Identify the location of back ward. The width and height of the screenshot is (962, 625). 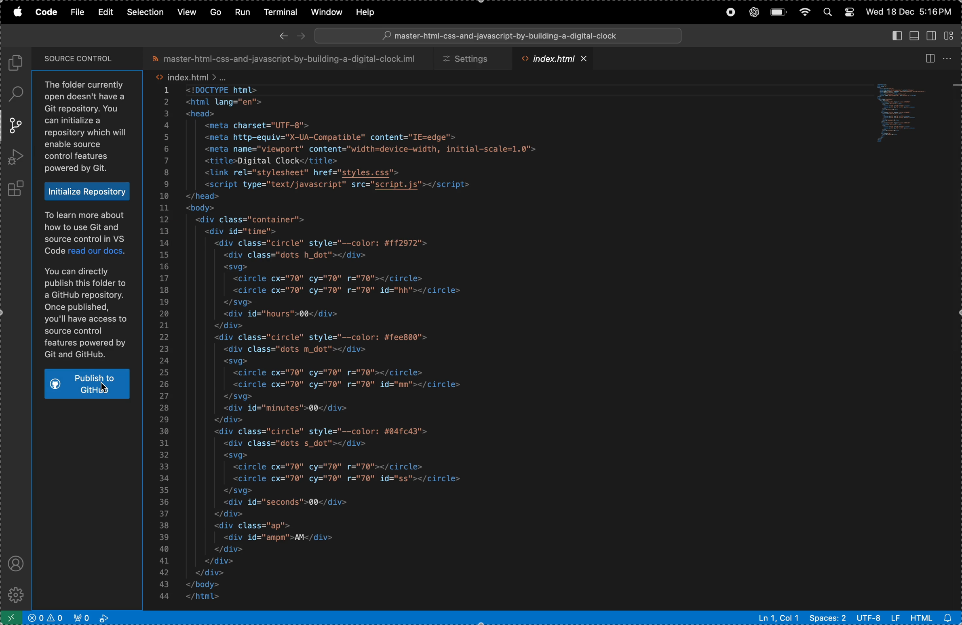
(284, 36).